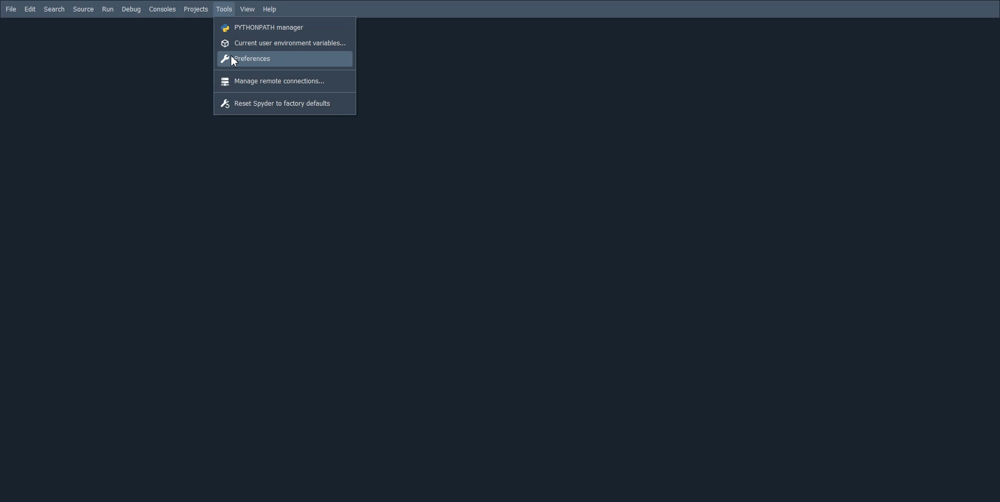  I want to click on Consoles, so click(162, 10).